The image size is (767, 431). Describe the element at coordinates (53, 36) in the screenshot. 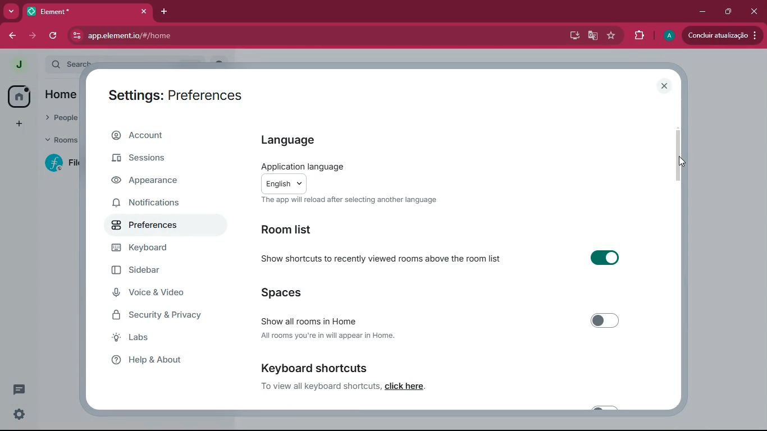

I see `refresh` at that location.